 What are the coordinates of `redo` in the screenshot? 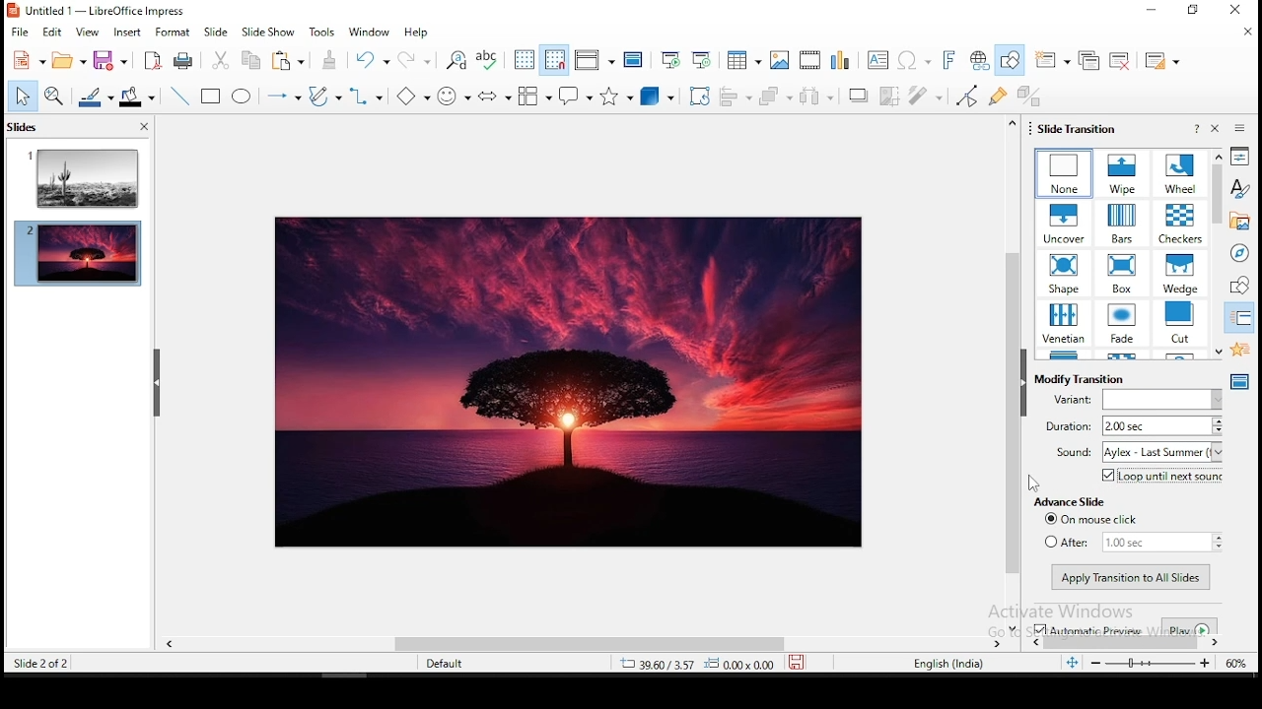 It's located at (417, 60).